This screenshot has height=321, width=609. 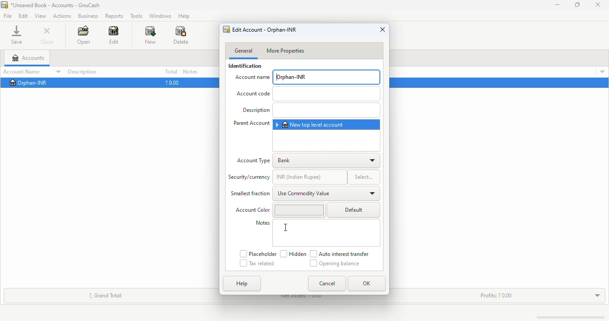 I want to click on close, so click(x=47, y=36).